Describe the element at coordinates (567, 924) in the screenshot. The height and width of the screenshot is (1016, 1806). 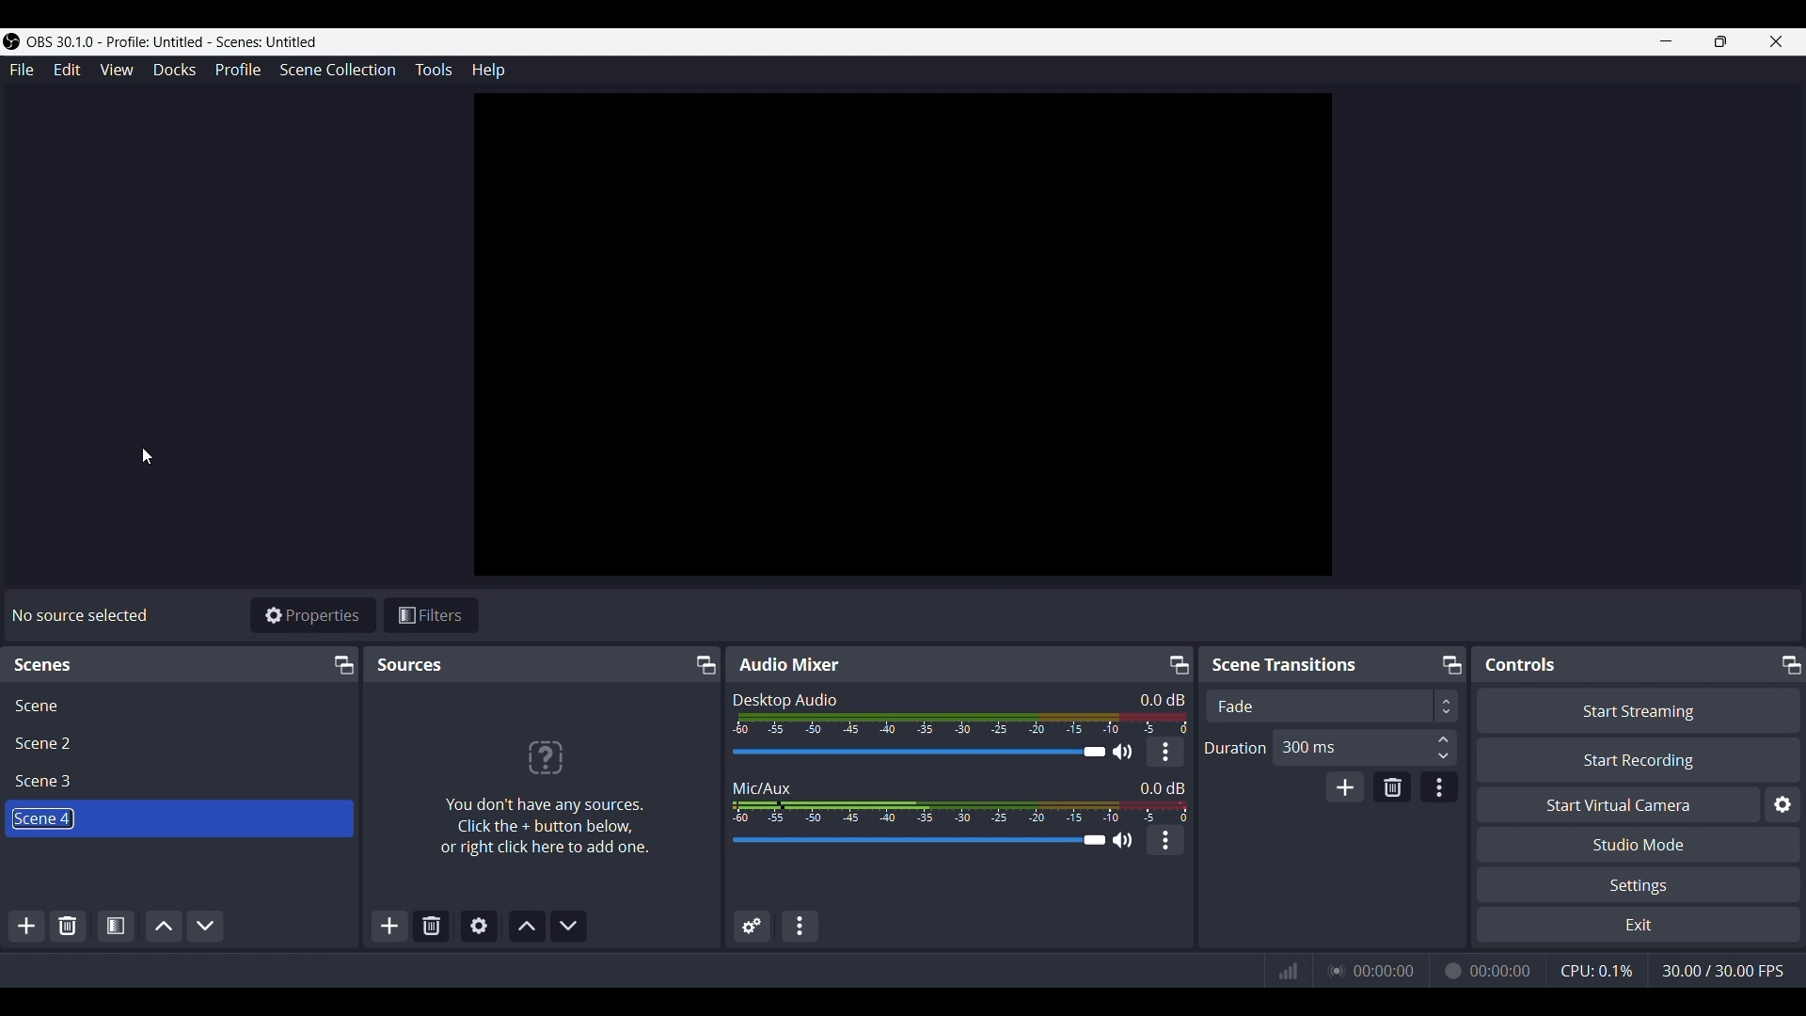
I see `Move source(s) down` at that location.